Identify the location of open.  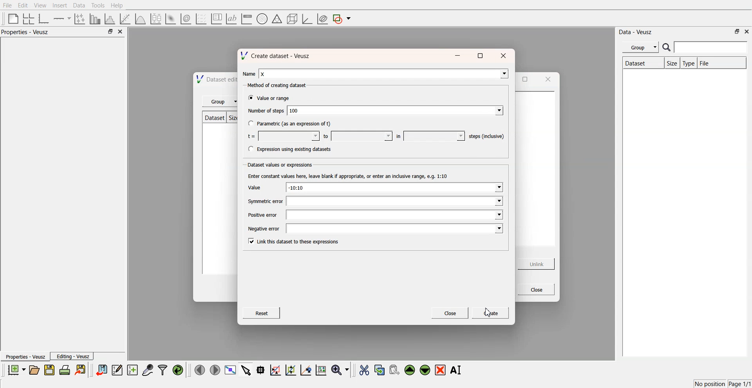
(34, 370).